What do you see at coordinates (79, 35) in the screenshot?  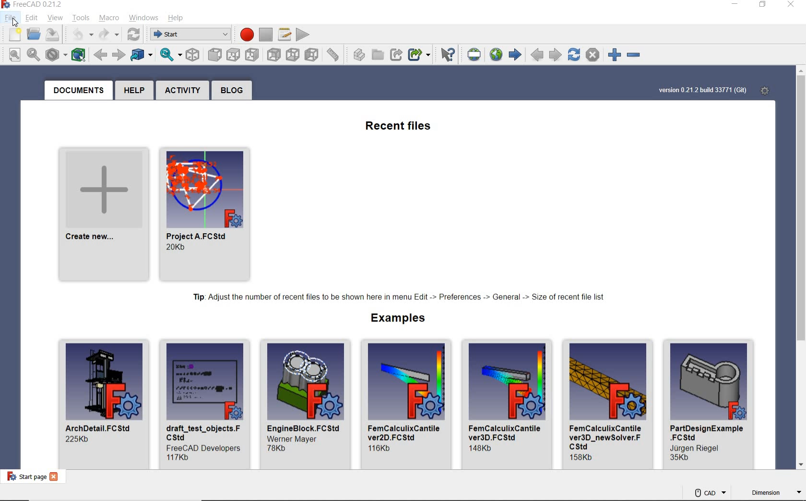 I see `UNDO` at bounding box center [79, 35].